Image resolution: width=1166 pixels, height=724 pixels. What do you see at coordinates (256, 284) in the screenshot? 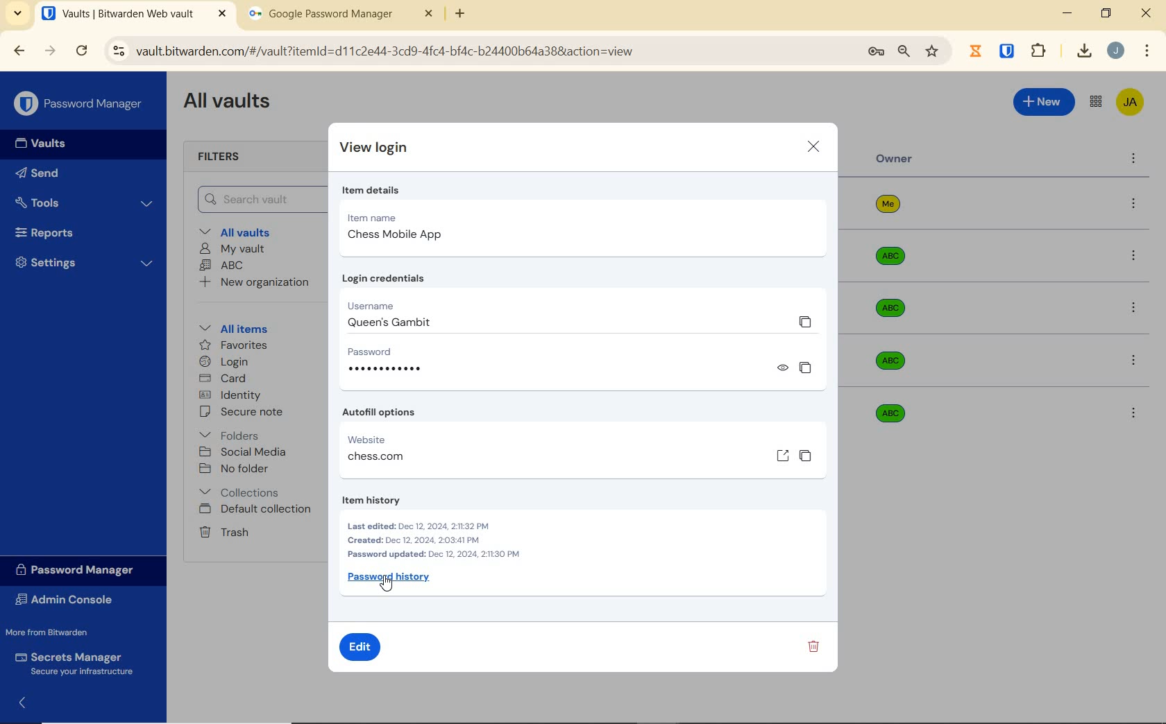
I see `New organization` at bounding box center [256, 284].